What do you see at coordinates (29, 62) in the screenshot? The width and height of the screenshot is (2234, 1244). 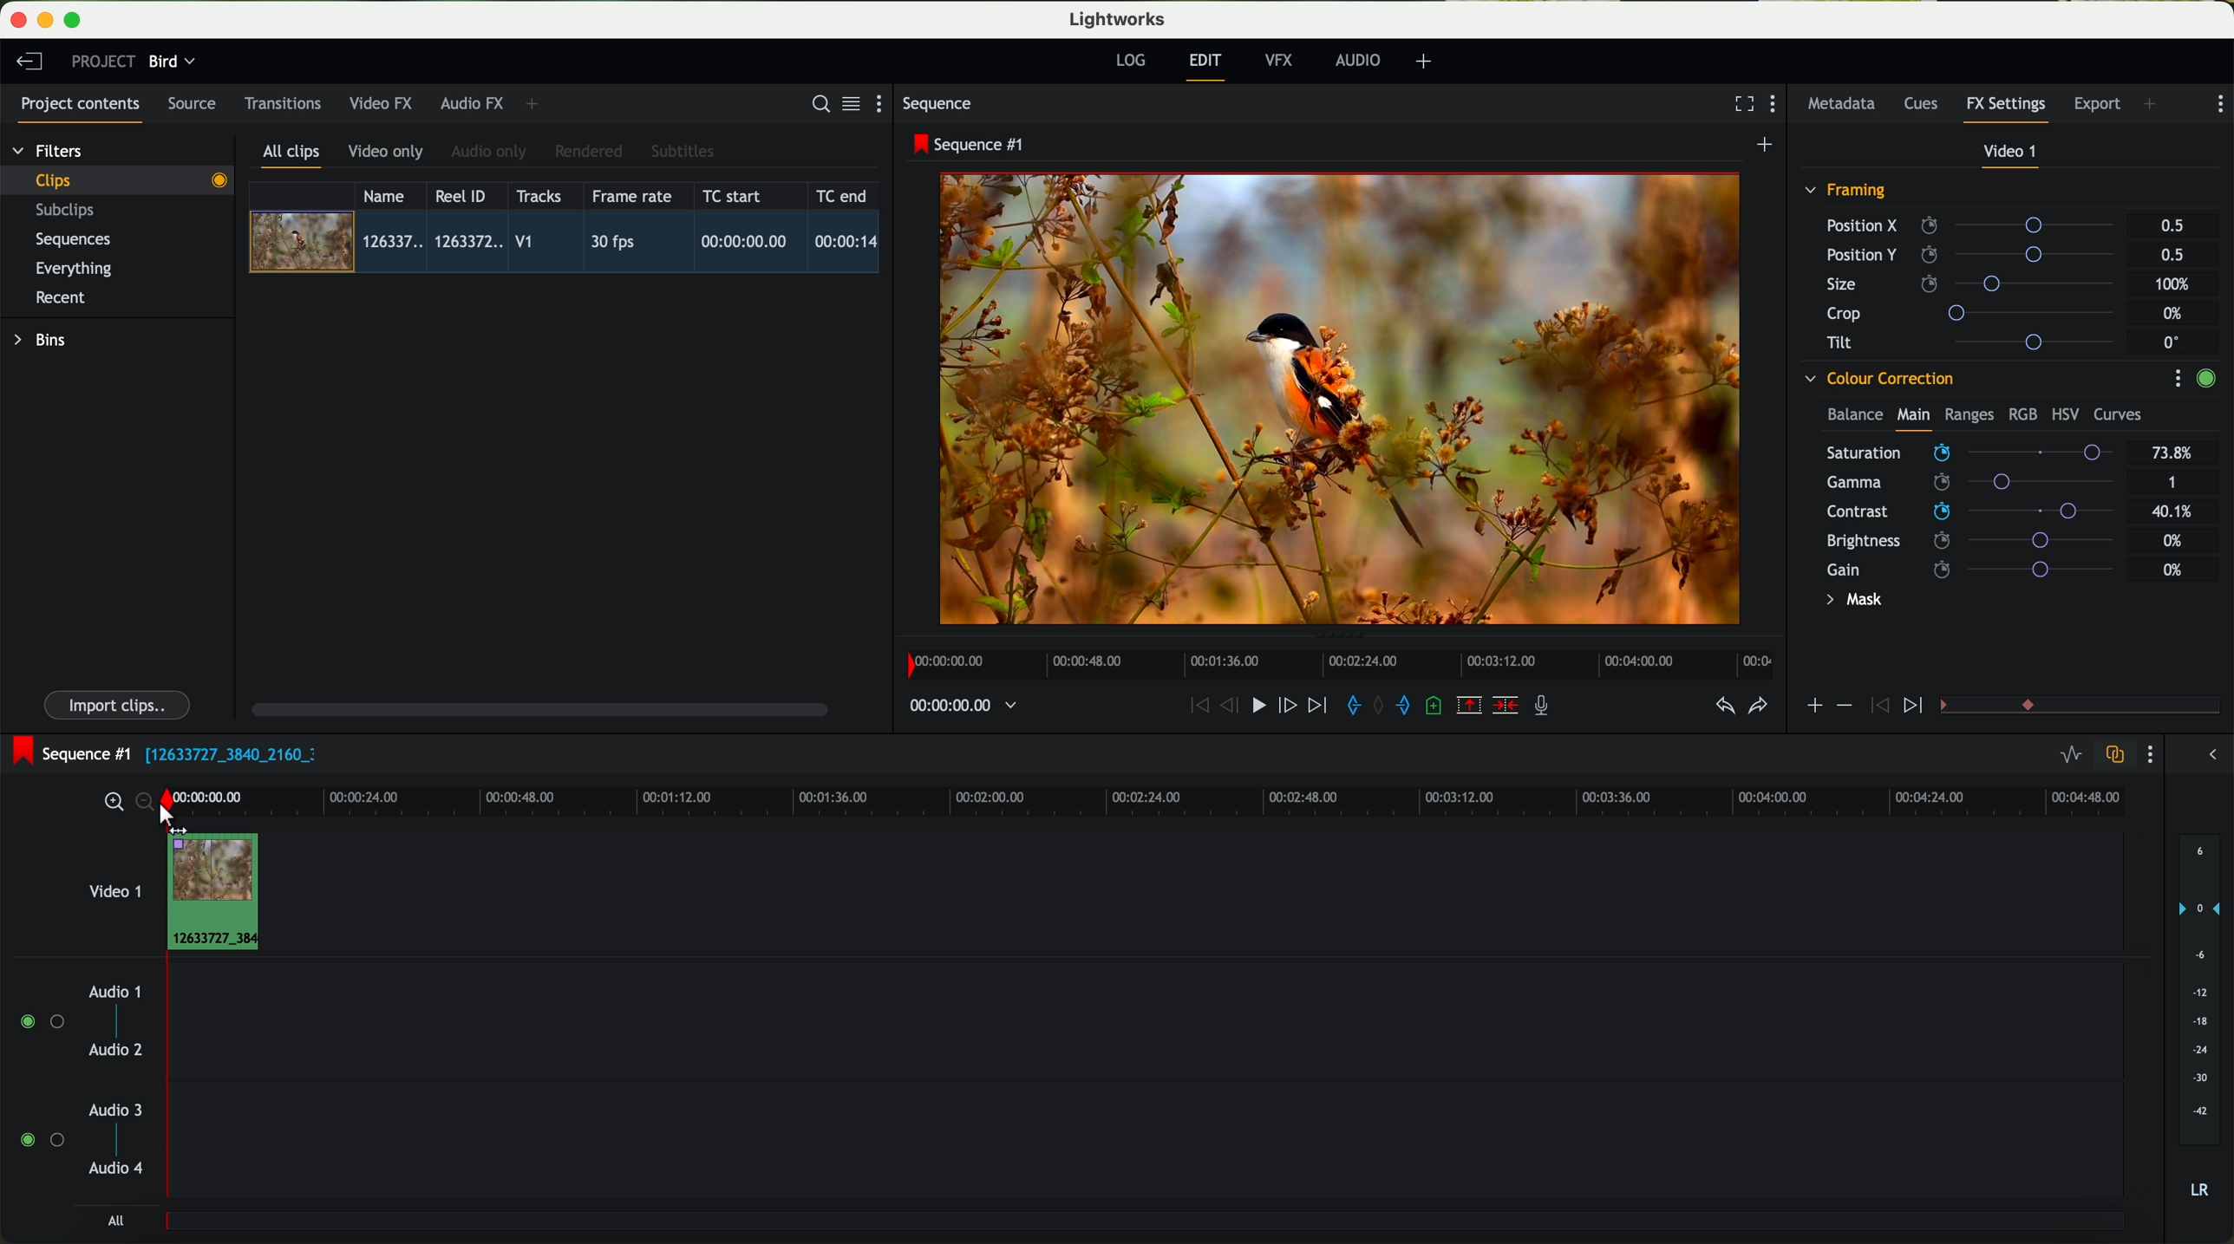 I see `leave` at bounding box center [29, 62].